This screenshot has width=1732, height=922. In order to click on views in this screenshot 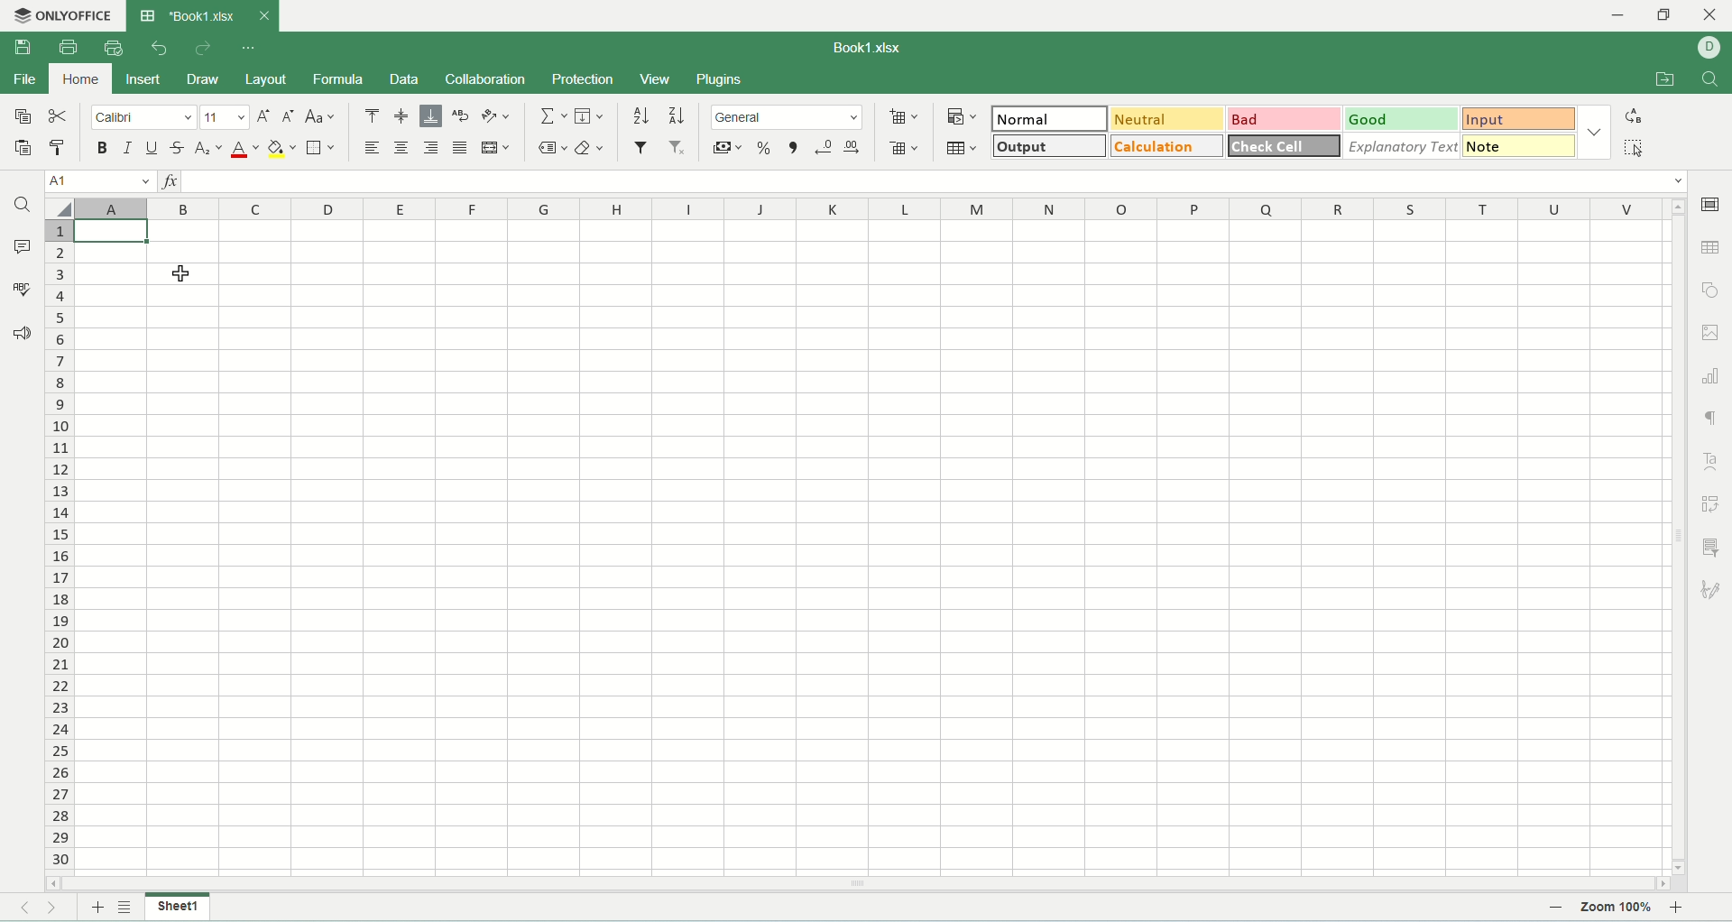, I will do `click(657, 78)`.